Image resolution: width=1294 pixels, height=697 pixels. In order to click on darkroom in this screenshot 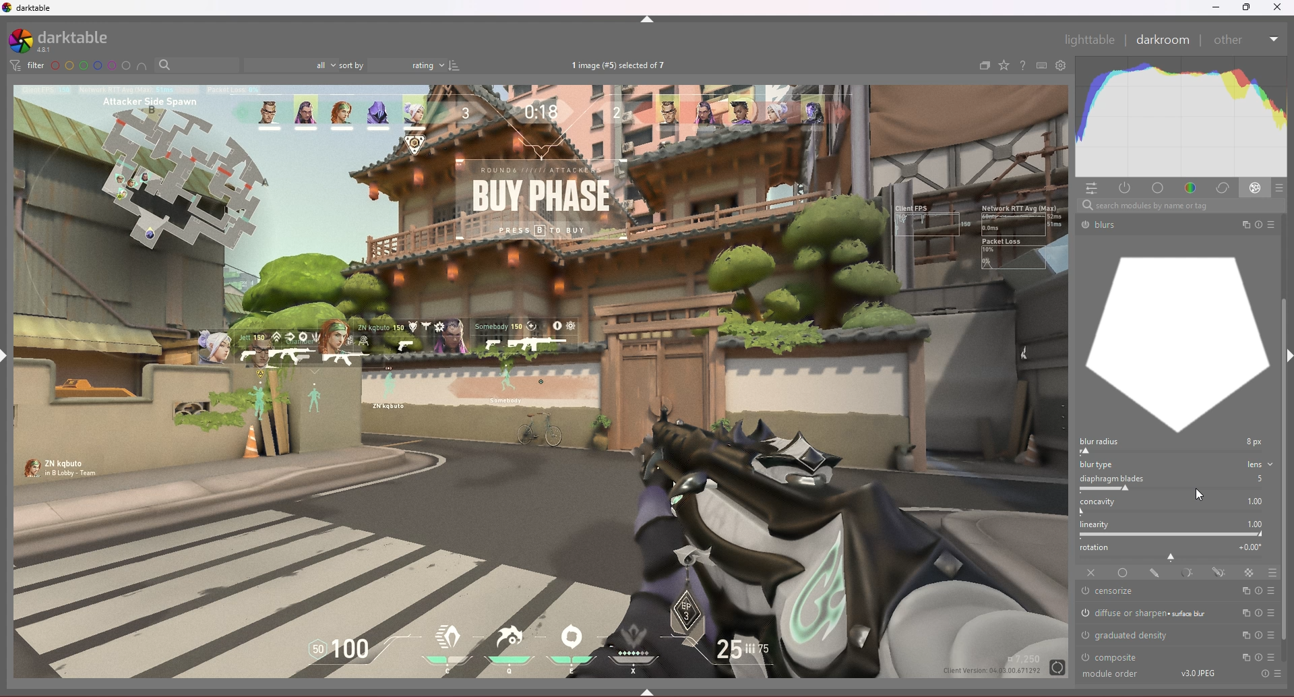, I will do `click(1163, 40)`.